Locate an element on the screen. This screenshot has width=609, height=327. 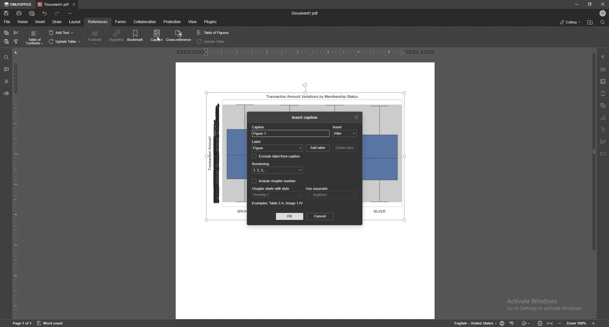
close is located at coordinates (357, 117).